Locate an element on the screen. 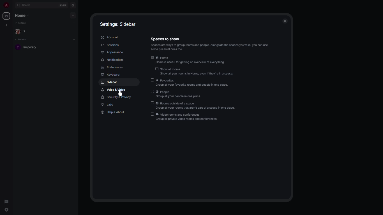  keyboard is located at coordinates (111, 75).